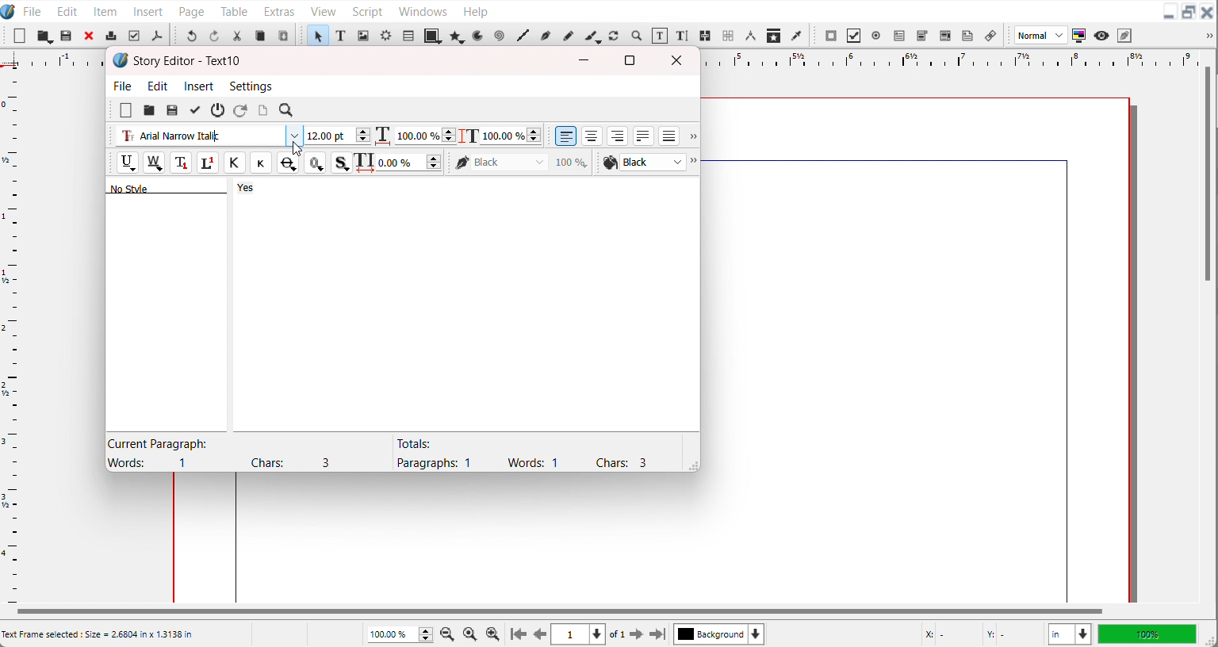 The height and width of the screenshot is (647, 1218). What do you see at coordinates (614, 36) in the screenshot?
I see `Rotate item` at bounding box center [614, 36].